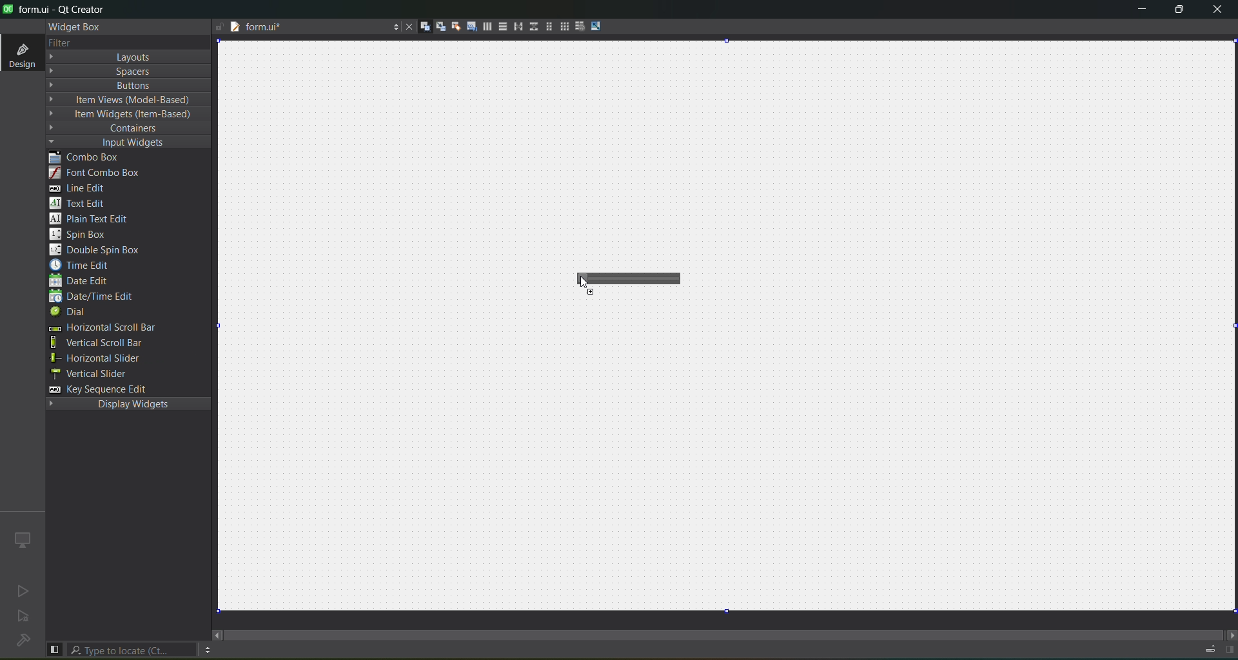  What do you see at coordinates (108, 57) in the screenshot?
I see `layout` at bounding box center [108, 57].